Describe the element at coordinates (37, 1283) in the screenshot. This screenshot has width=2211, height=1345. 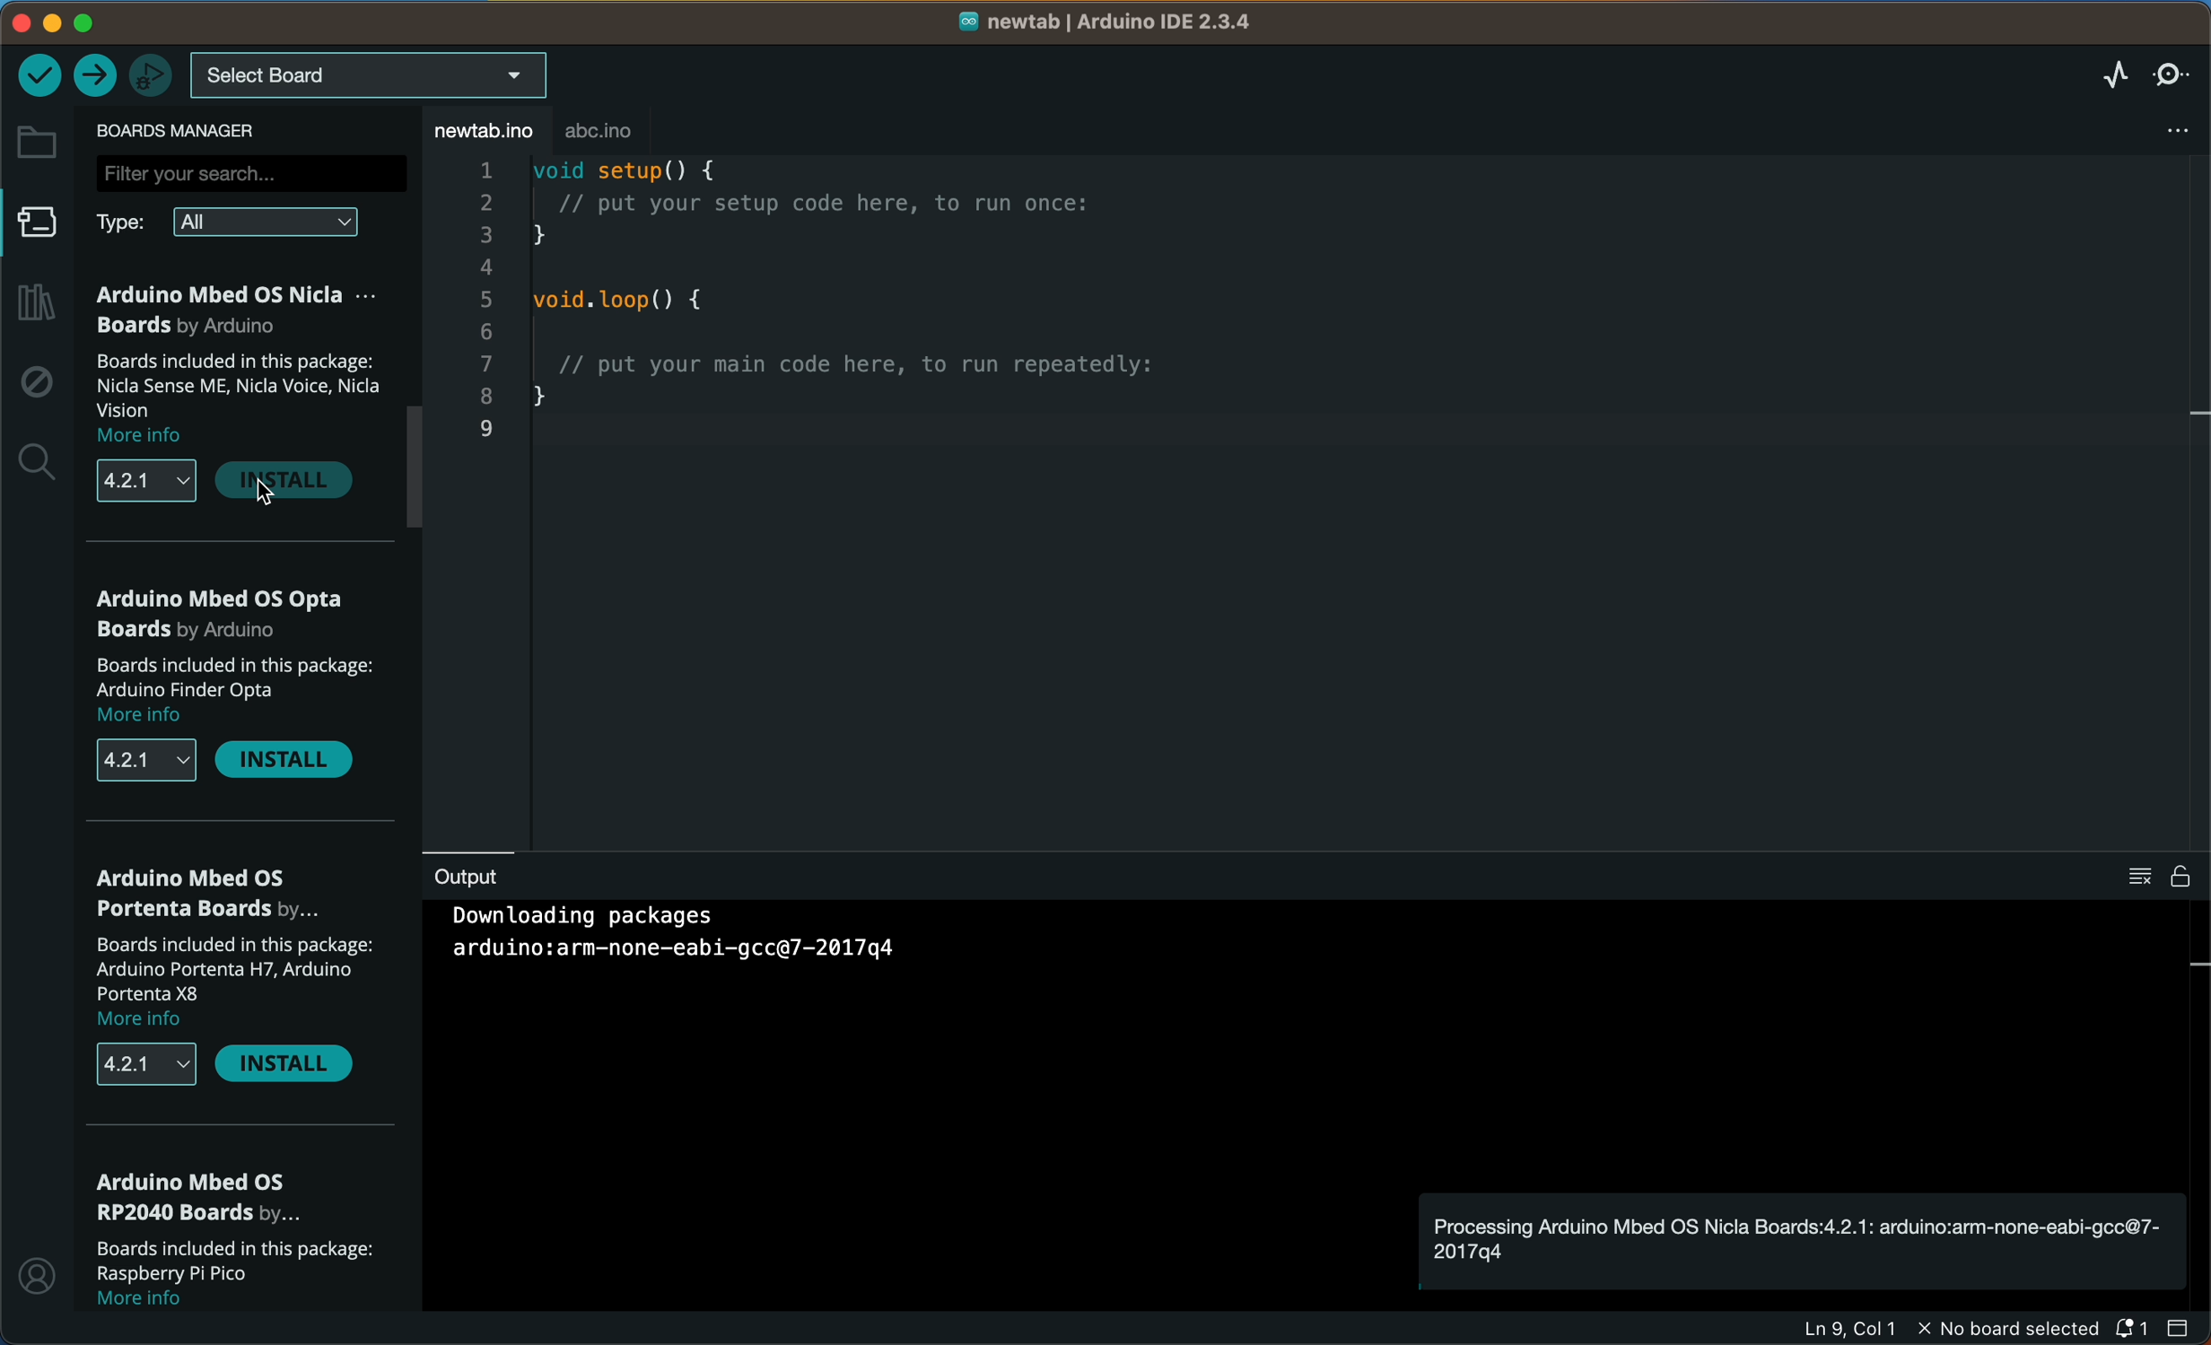
I see `profile` at that location.